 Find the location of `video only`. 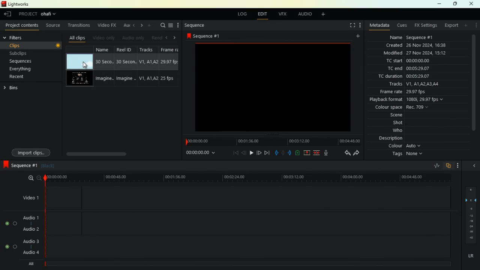

video only is located at coordinates (106, 38).